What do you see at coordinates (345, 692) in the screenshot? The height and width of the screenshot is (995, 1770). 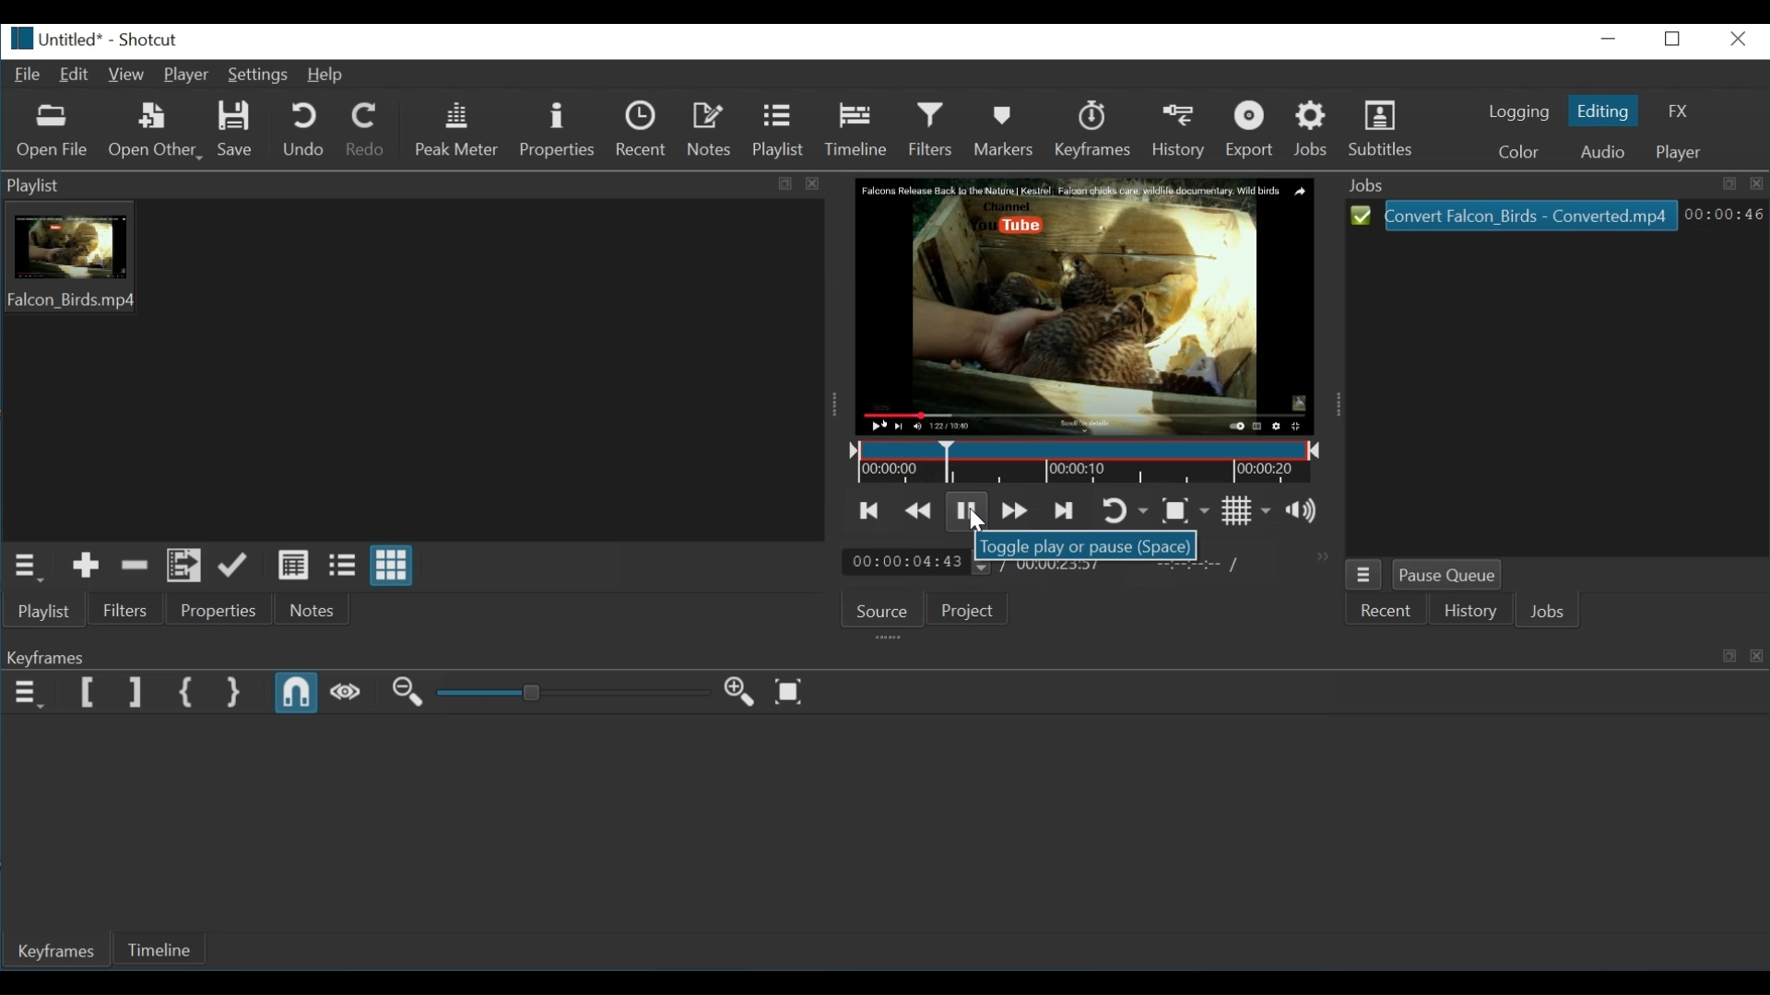 I see `Scrub while dragging` at bounding box center [345, 692].